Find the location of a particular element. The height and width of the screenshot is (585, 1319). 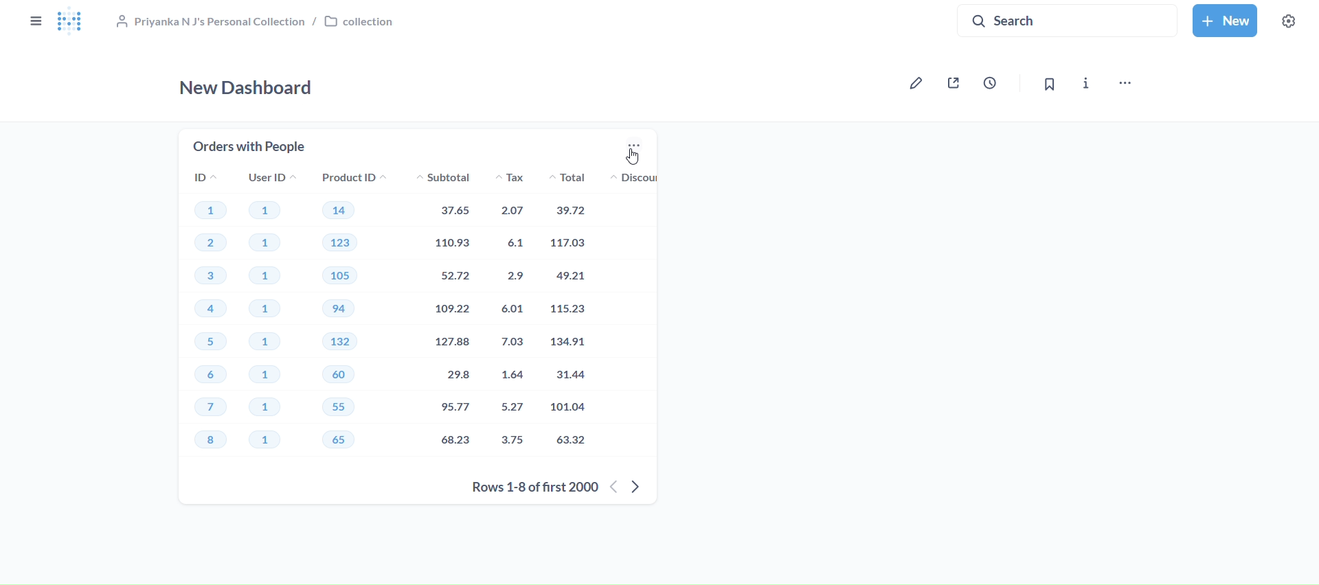

close sidebar is located at coordinates (36, 21).